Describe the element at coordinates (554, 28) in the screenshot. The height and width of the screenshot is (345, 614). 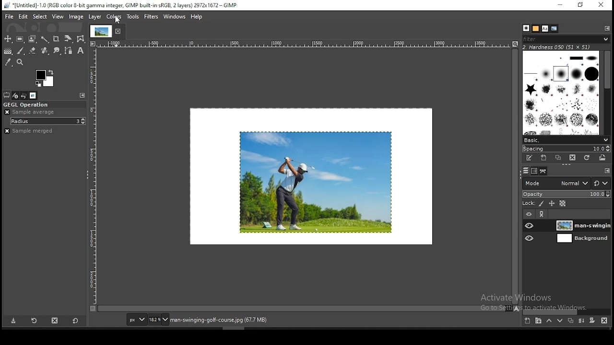
I see `document history` at that location.